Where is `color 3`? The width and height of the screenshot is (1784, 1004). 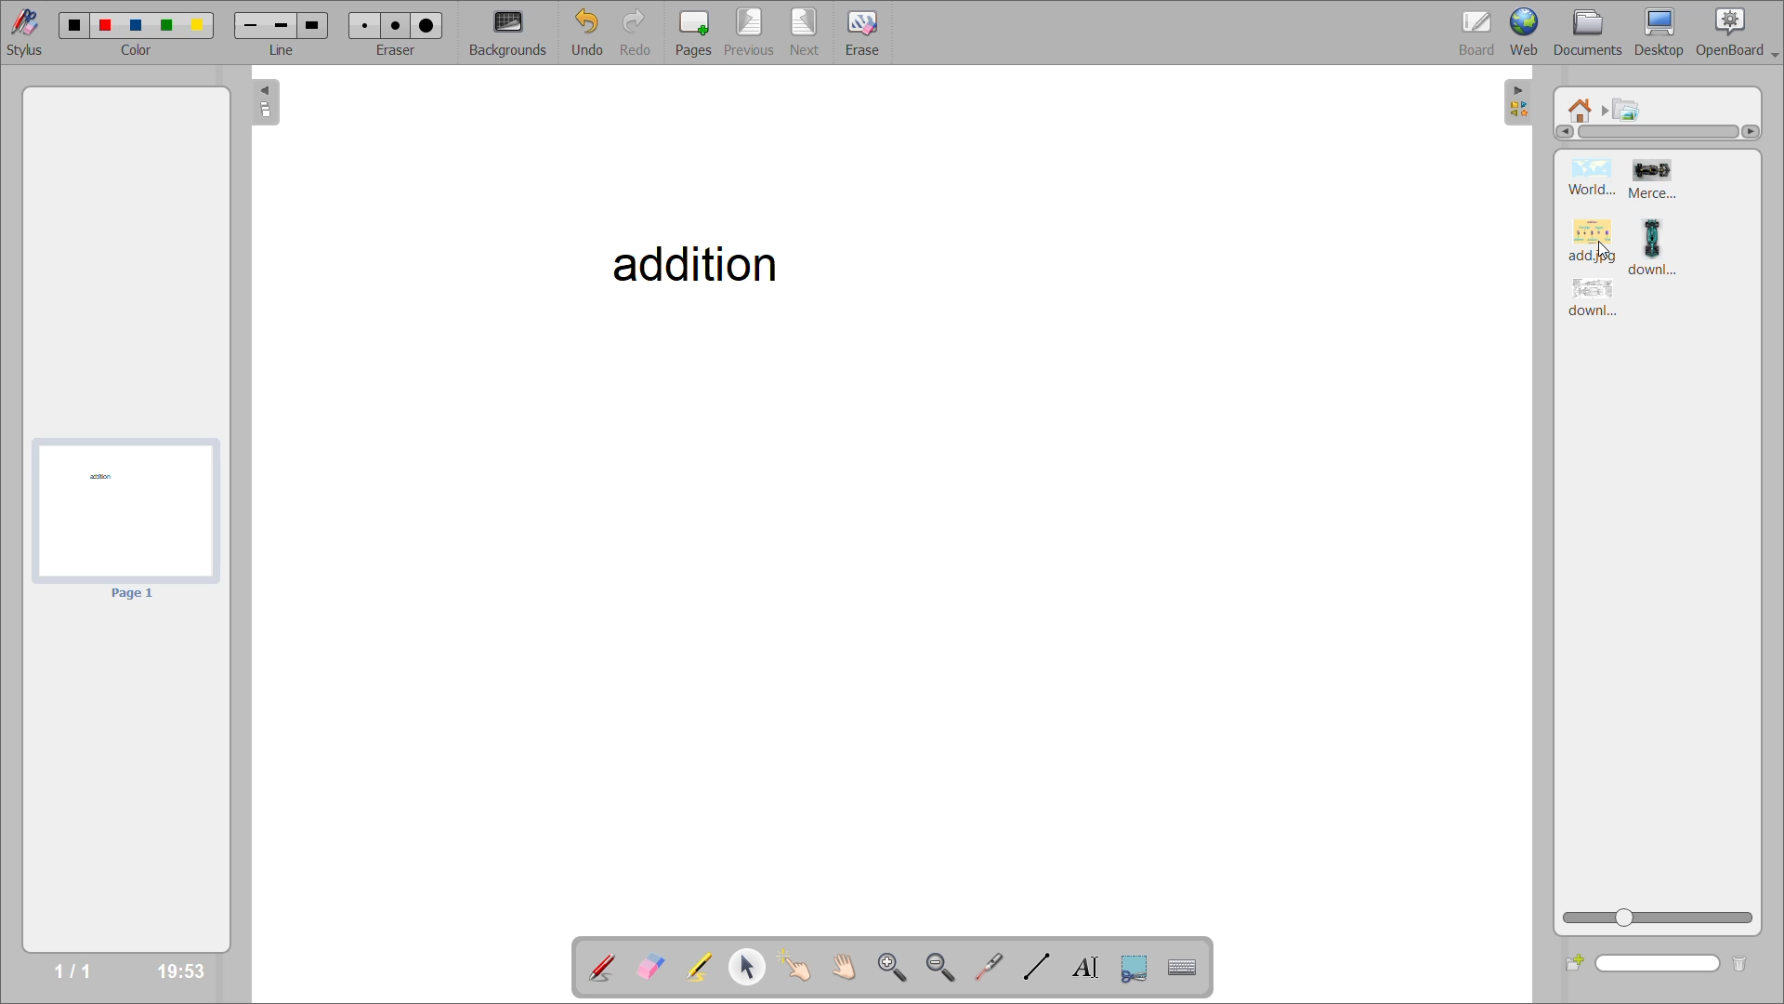 color 3 is located at coordinates (134, 24).